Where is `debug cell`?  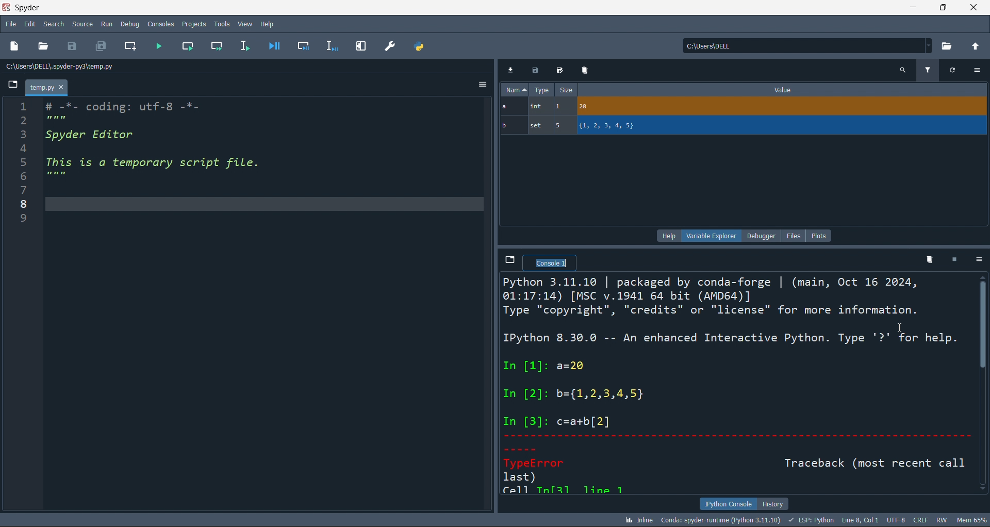
debug cell is located at coordinates (298, 46).